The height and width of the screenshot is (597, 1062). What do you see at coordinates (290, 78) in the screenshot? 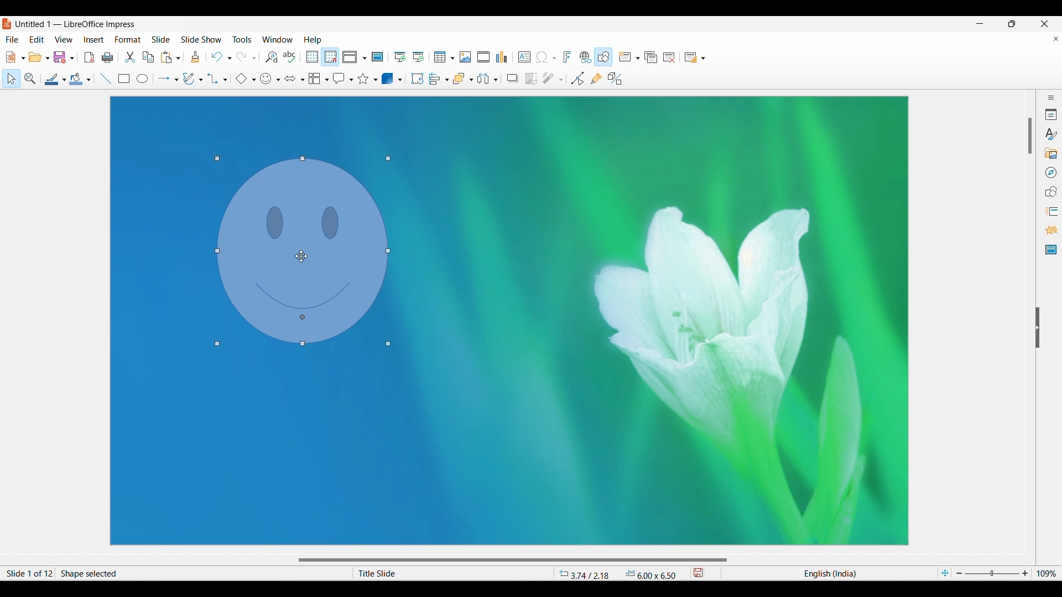
I see `Selected block arrow` at bounding box center [290, 78].